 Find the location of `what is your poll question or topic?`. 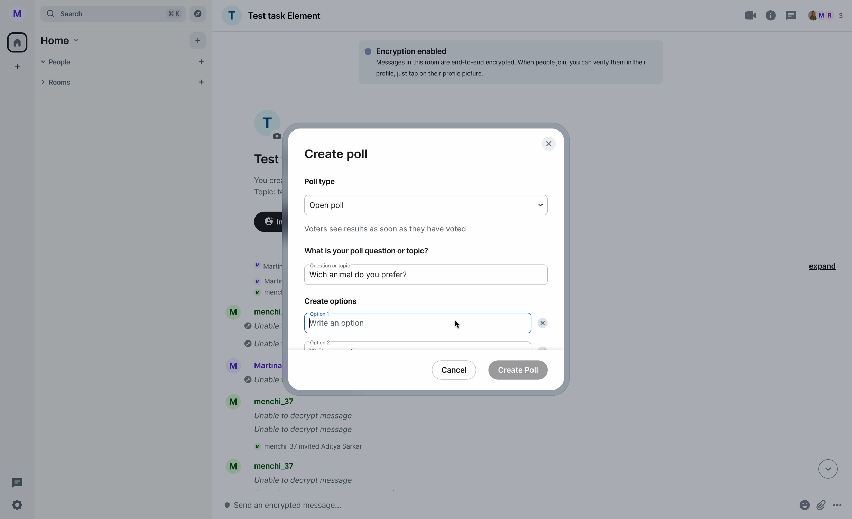

what is your poll question or topic? is located at coordinates (367, 250).